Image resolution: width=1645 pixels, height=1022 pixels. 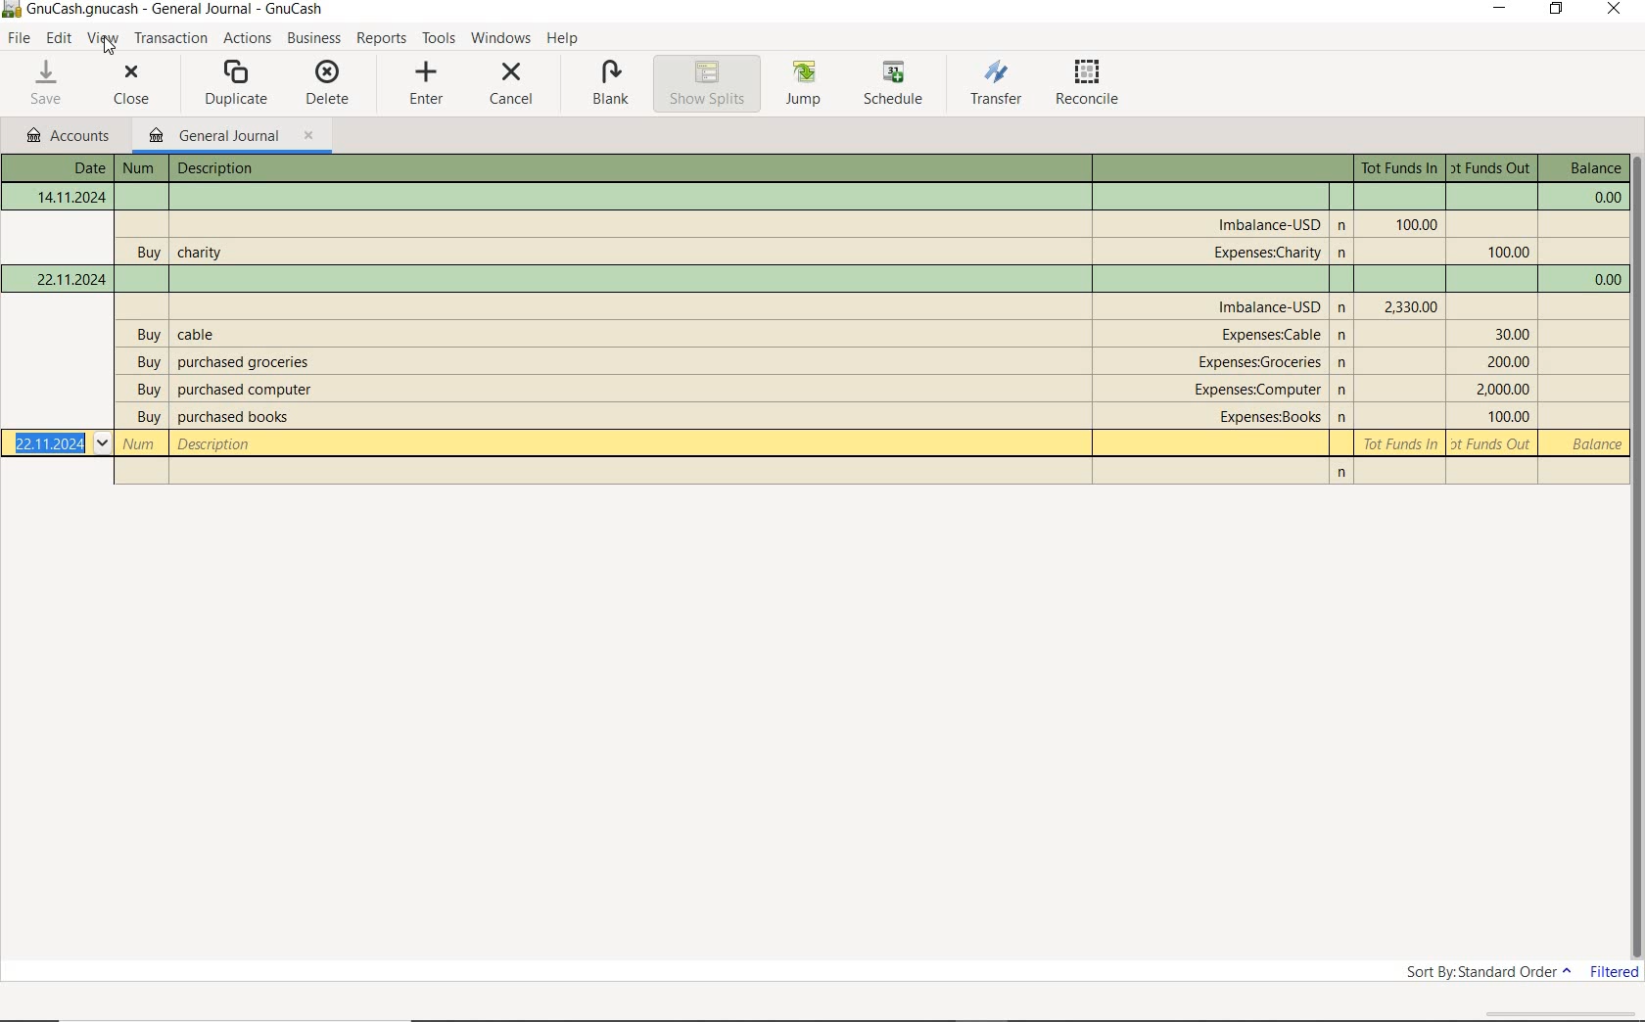 I want to click on n, so click(x=1344, y=255).